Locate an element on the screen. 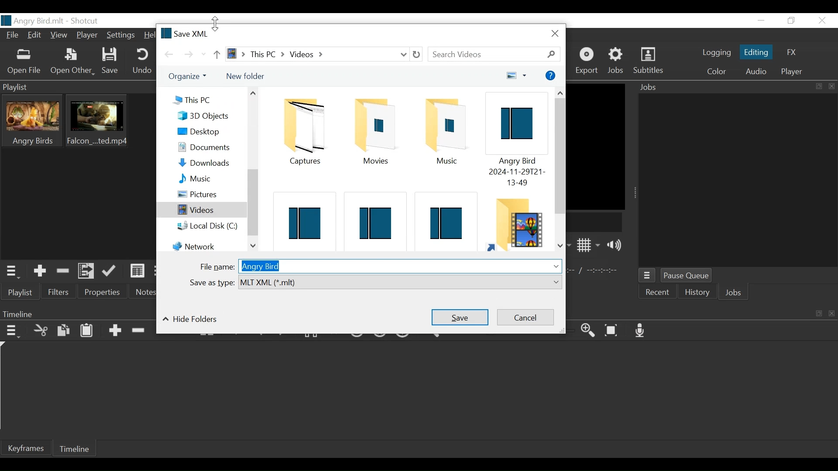 The image size is (838, 471). Go up is located at coordinates (216, 54).